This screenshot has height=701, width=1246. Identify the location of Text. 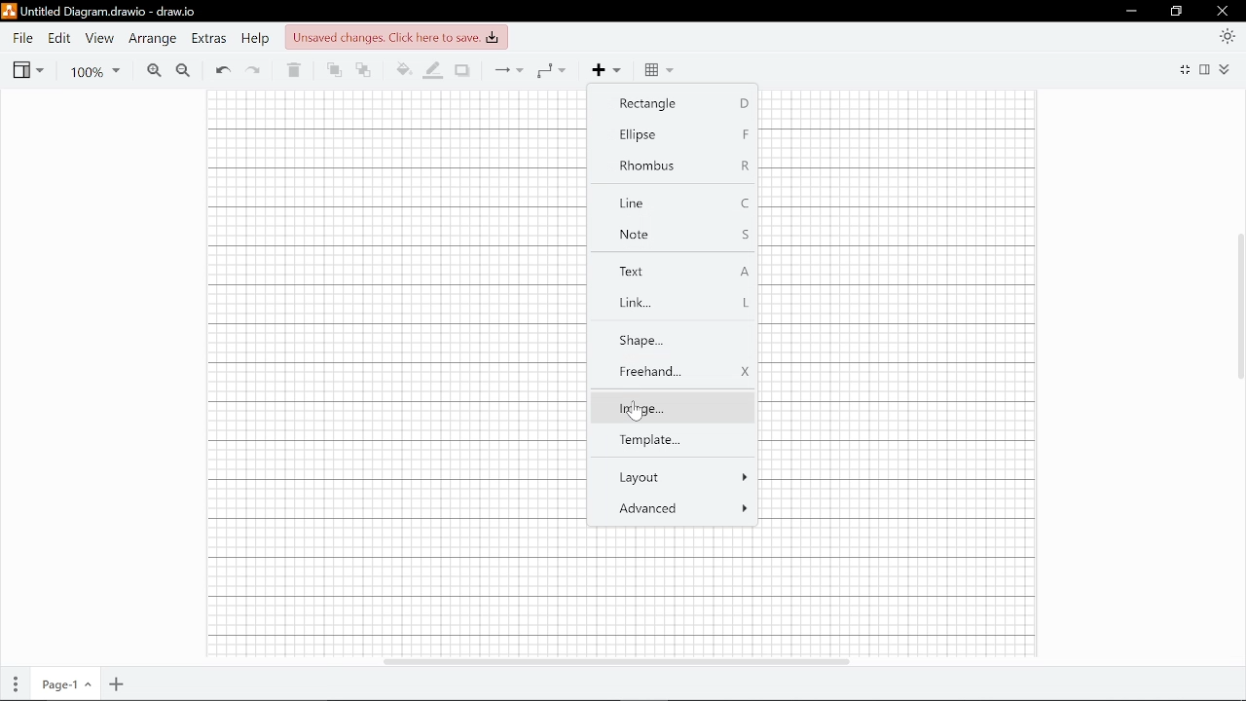
(674, 269).